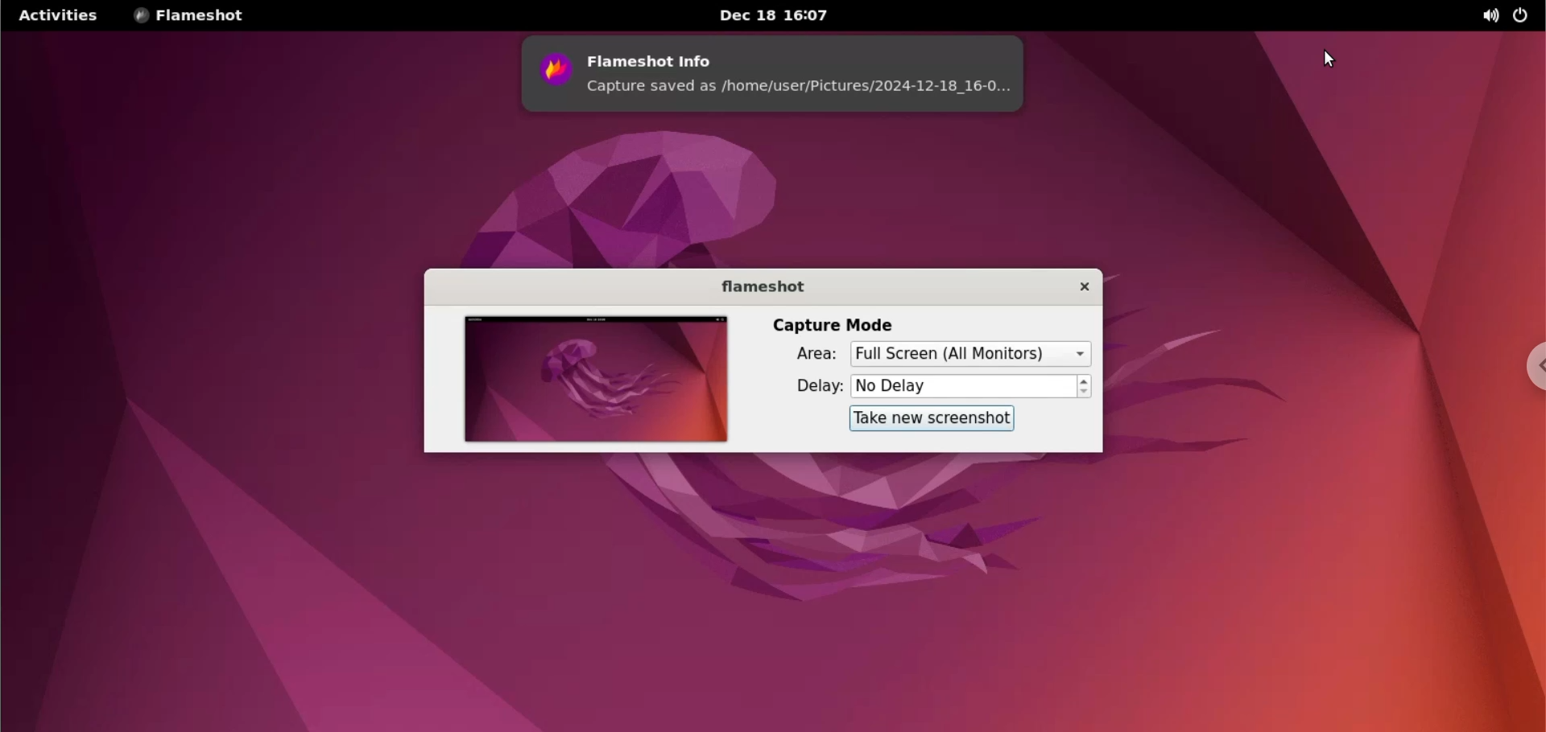 Image resolution: width=1546 pixels, height=732 pixels. What do you see at coordinates (767, 287) in the screenshot?
I see `flameshot label` at bounding box center [767, 287].